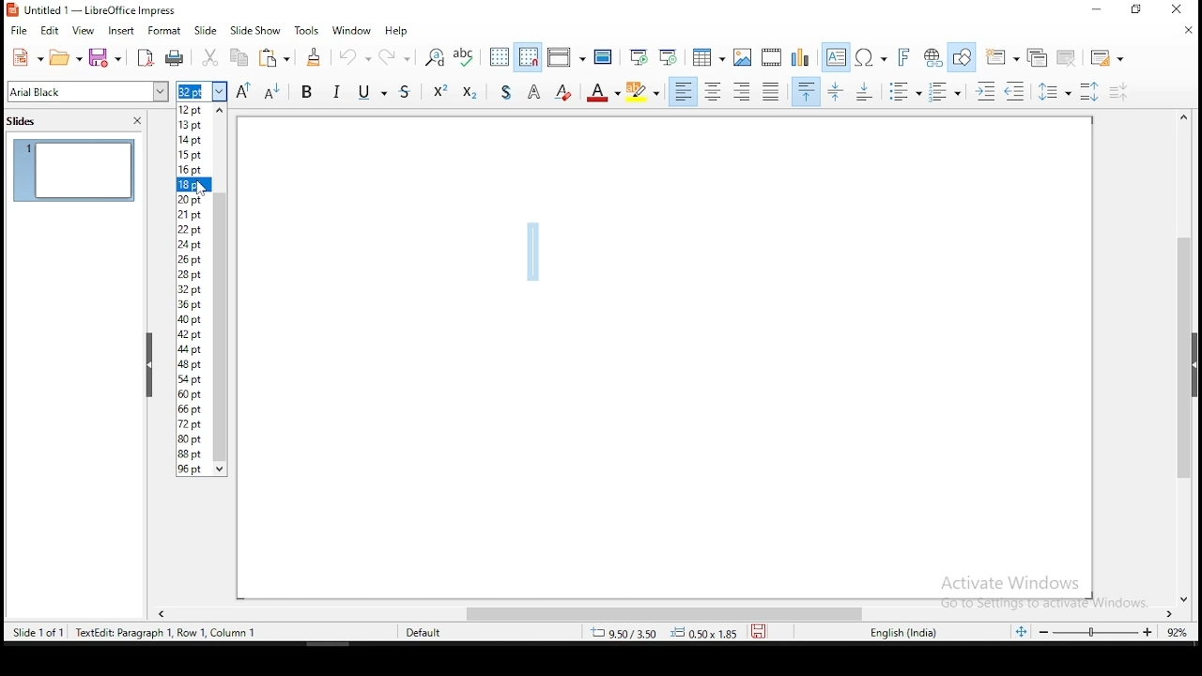 This screenshot has height=676, width=1202. What do you see at coordinates (194, 138) in the screenshot?
I see `15` at bounding box center [194, 138].